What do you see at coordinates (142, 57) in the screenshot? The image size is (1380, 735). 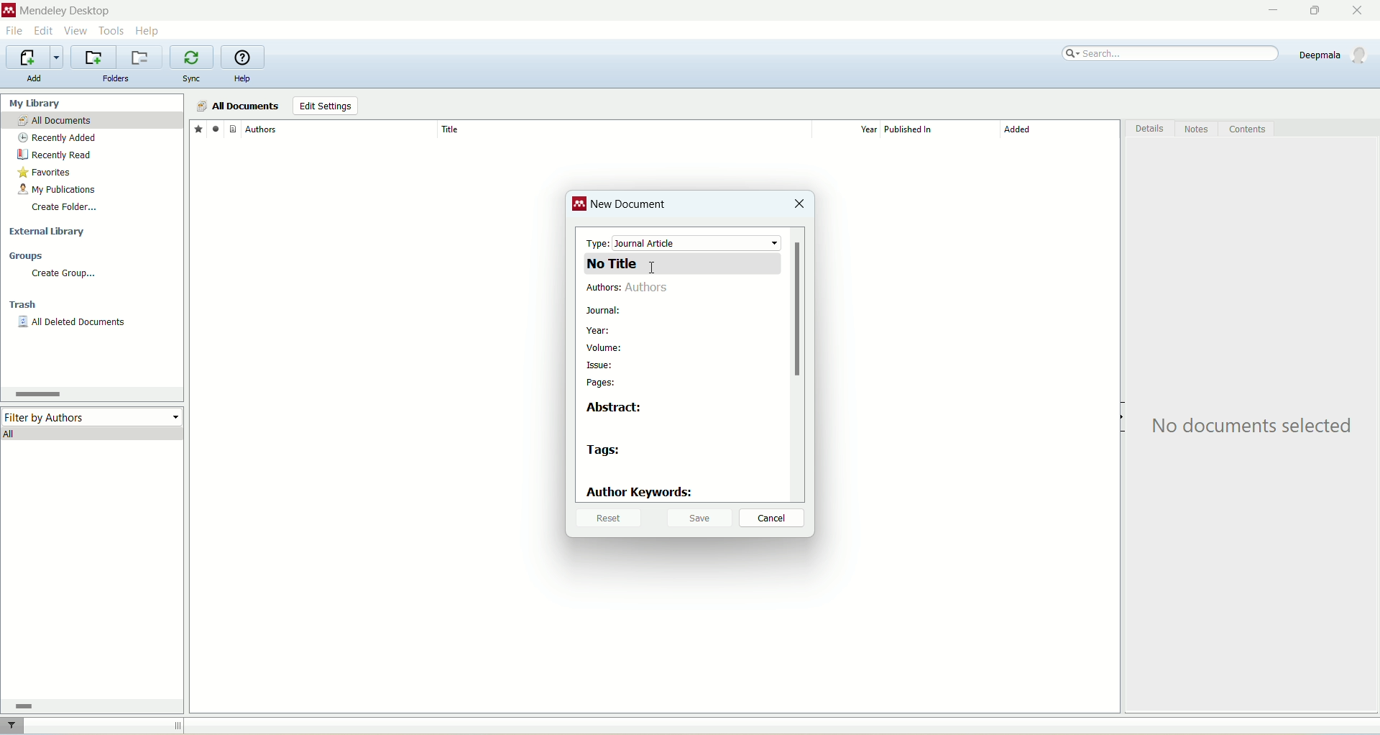 I see `remove current folder` at bounding box center [142, 57].